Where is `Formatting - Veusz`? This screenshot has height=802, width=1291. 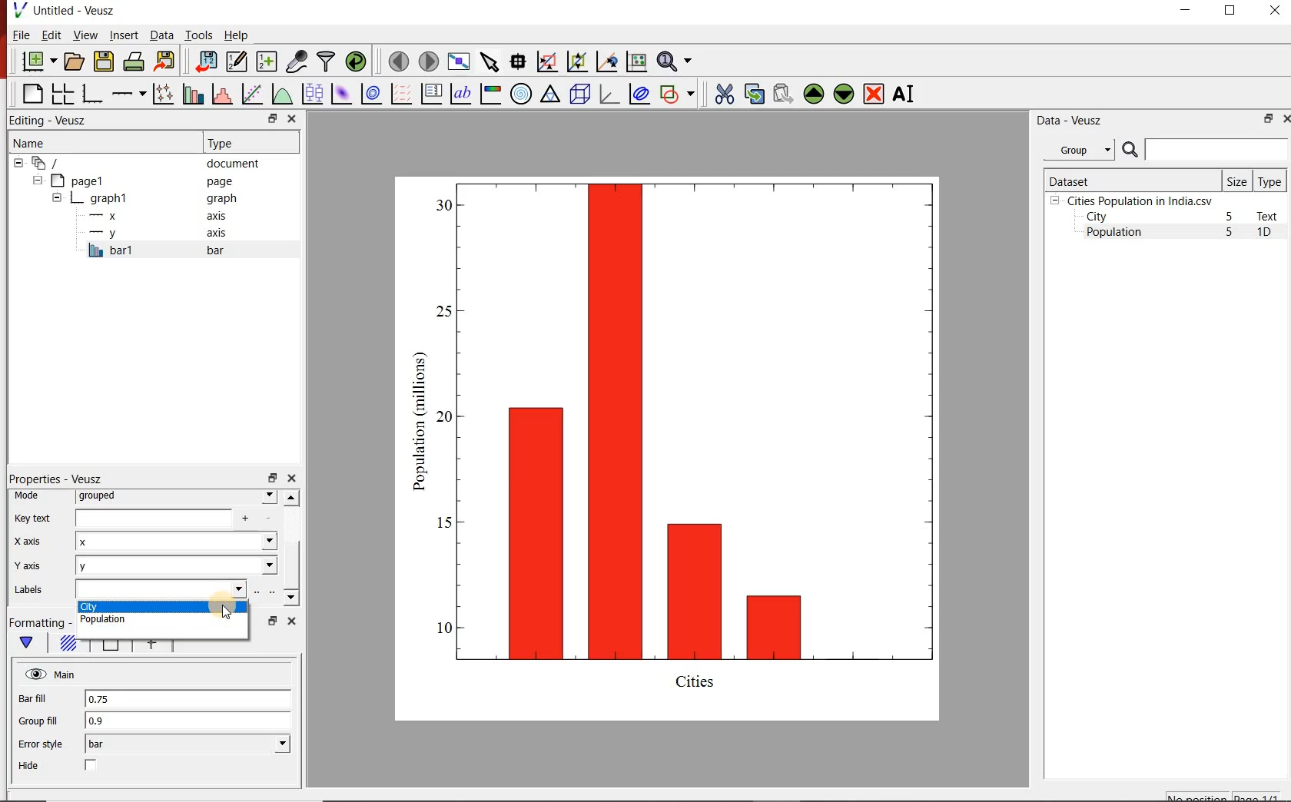
Formatting - Veusz is located at coordinates (39, 623).